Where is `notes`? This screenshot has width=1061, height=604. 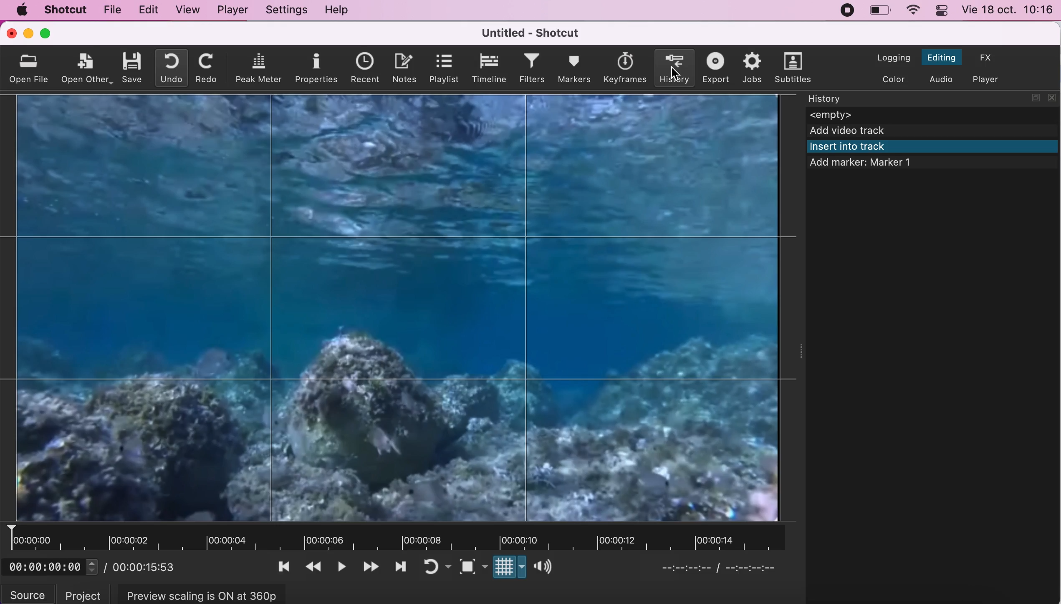
notes is located at coordinates (402, 67).